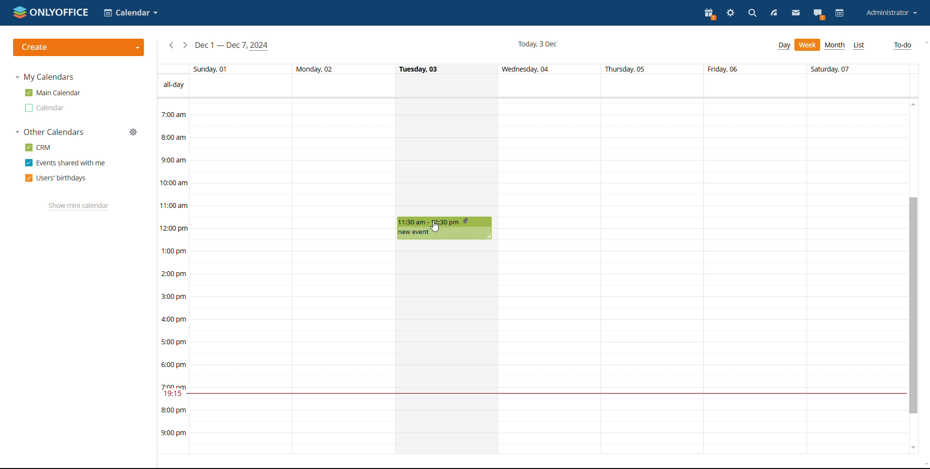 Image resolution: width=930 pixels, height=469 pixels. Describe the element at coordinates (53, 92) in the screenshot. I see `Main Calendar` at that location.